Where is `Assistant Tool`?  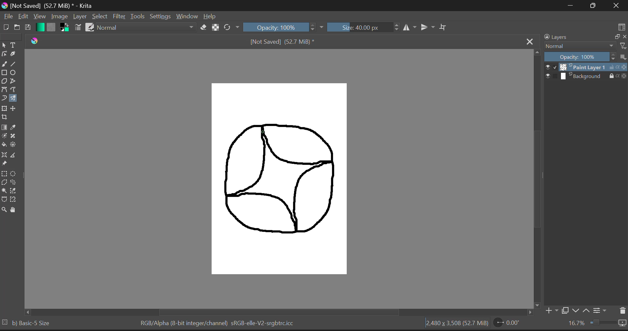 Assistant Tool is located at coordinates (4, 155).